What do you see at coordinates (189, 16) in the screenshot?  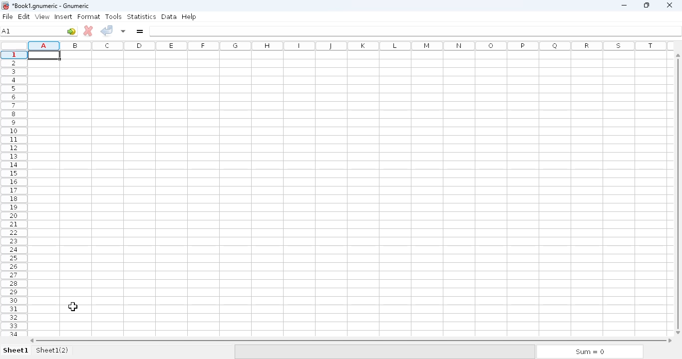 I see `help` at bounding box center [189, 16].